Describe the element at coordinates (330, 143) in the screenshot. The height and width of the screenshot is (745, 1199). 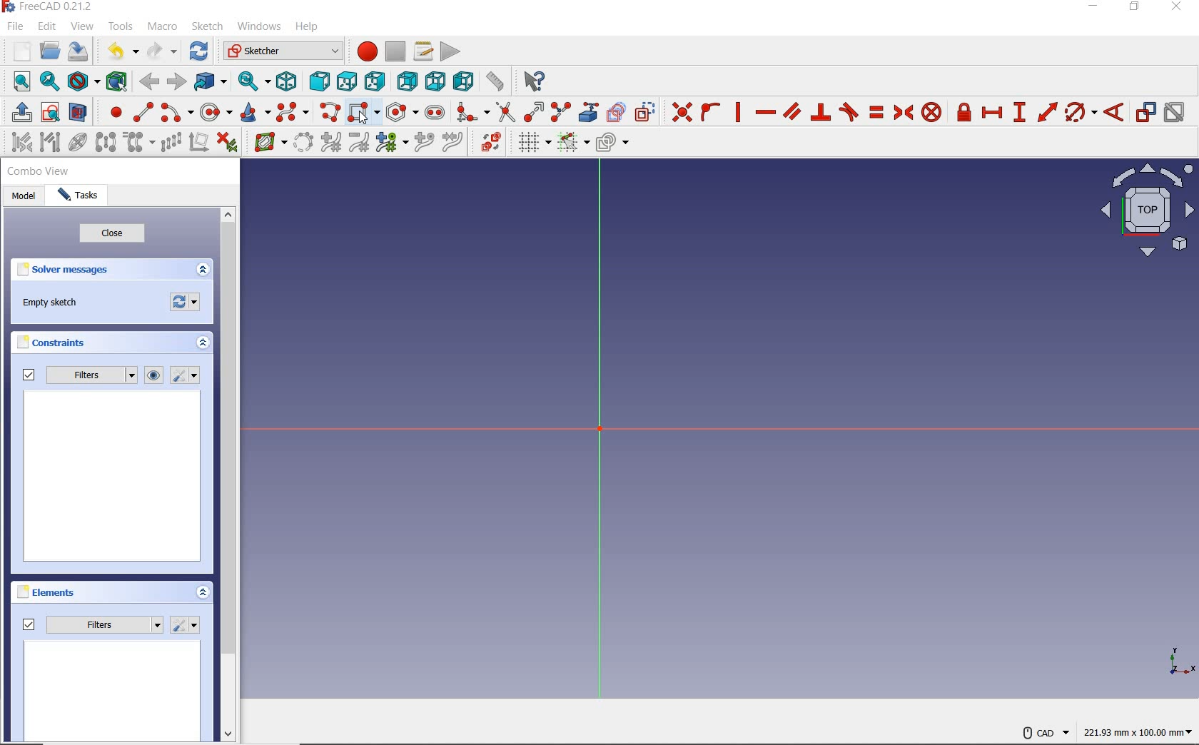
I see `increase b-spline degree` at that location.